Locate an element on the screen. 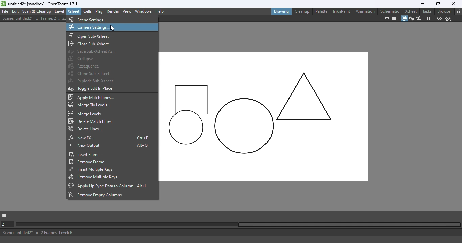 This screenshot has width=462, height=243. Field guide is located at coordinates (394, 19).